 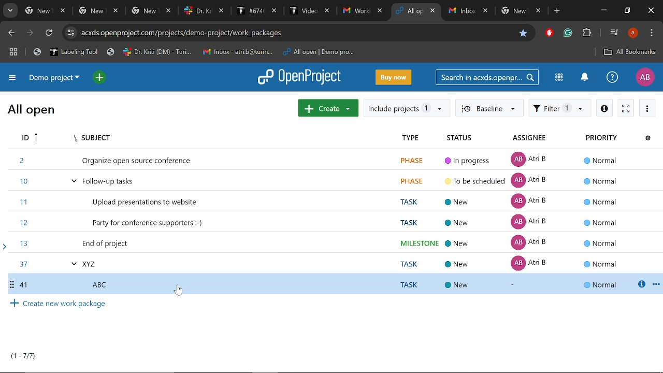 What do you see at coordinates (71, 32) in the screenshot?
I see `cite info` at bounding box center [71, 32].